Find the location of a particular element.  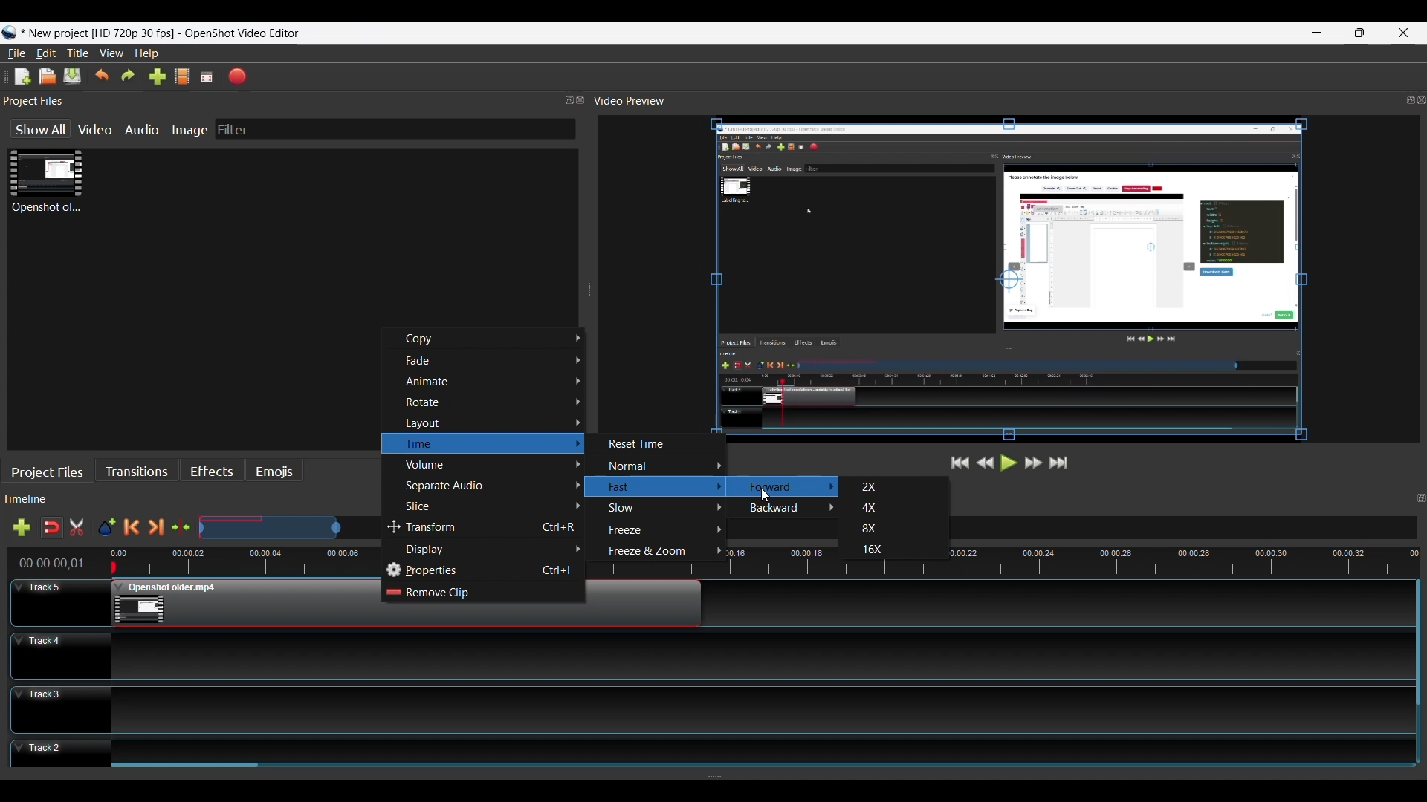

Time is located at coordinates (481, 444).